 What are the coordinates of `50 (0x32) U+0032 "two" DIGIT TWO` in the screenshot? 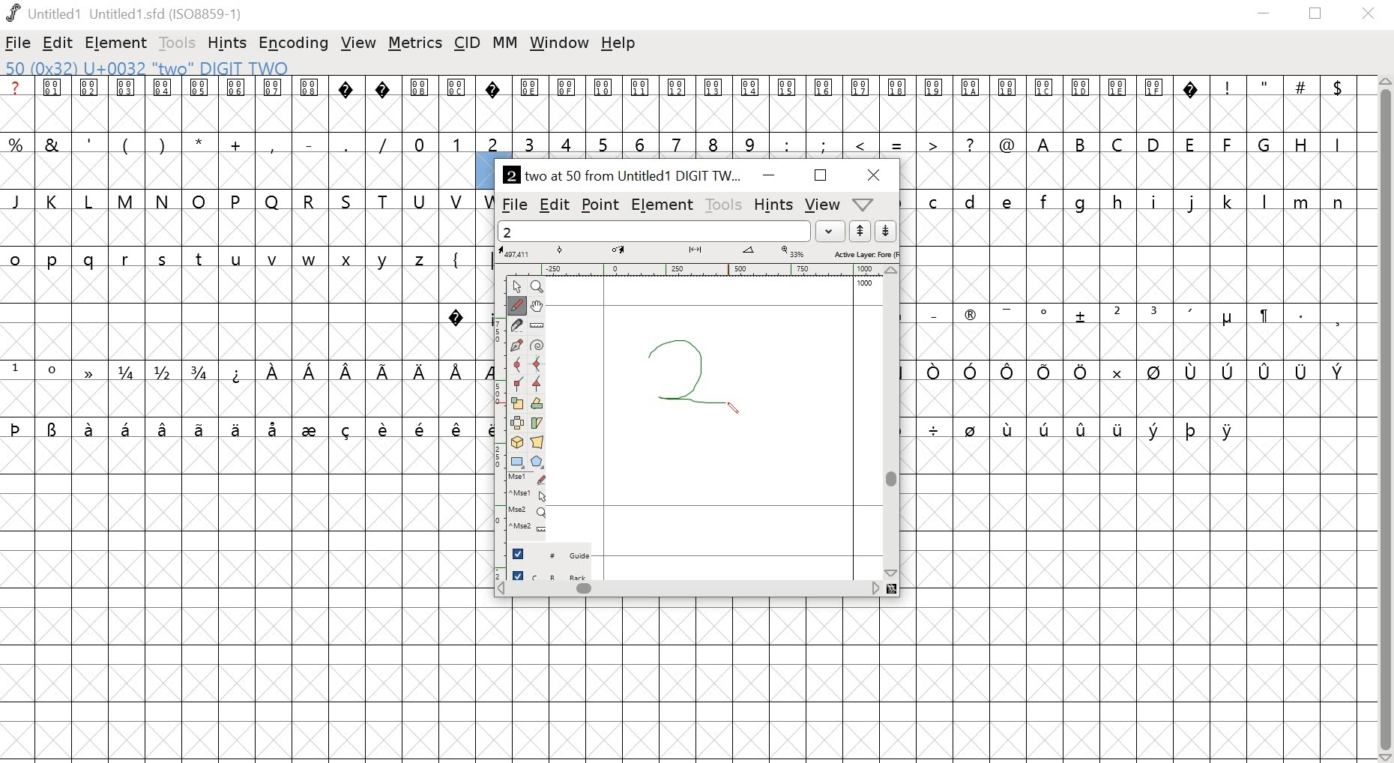 It's located at (151, 68).